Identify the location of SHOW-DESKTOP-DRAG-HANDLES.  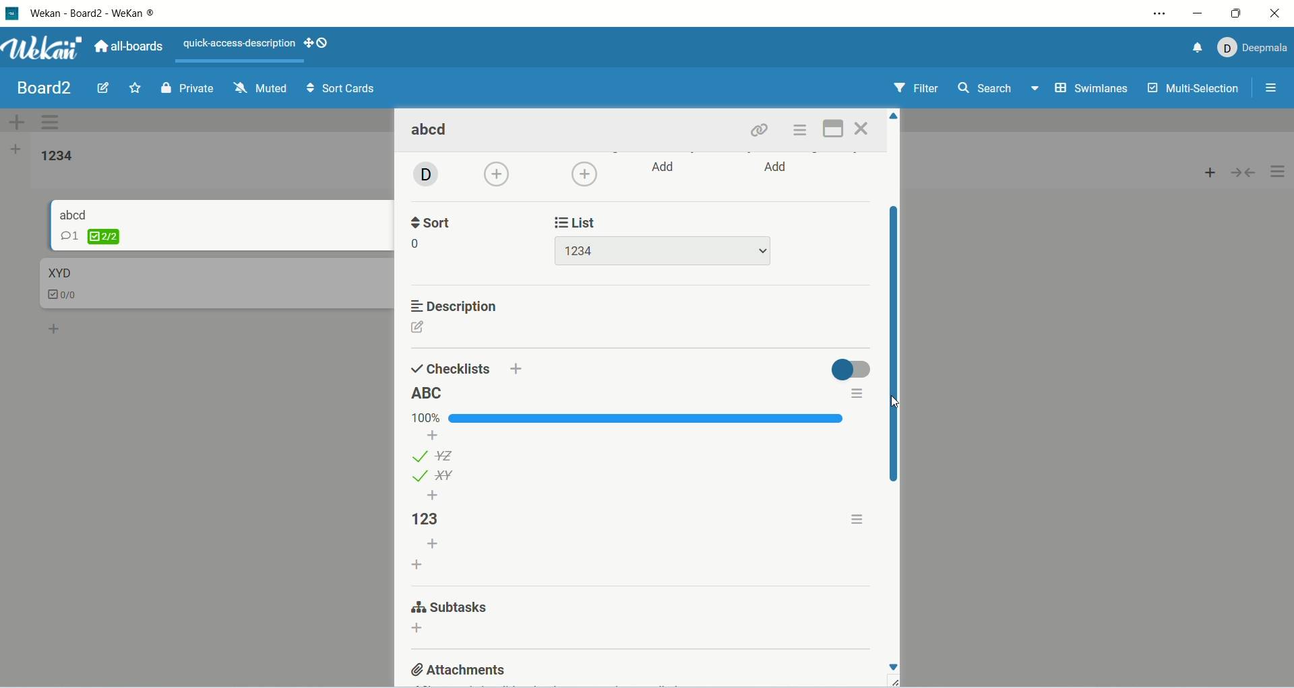
(316, 43).